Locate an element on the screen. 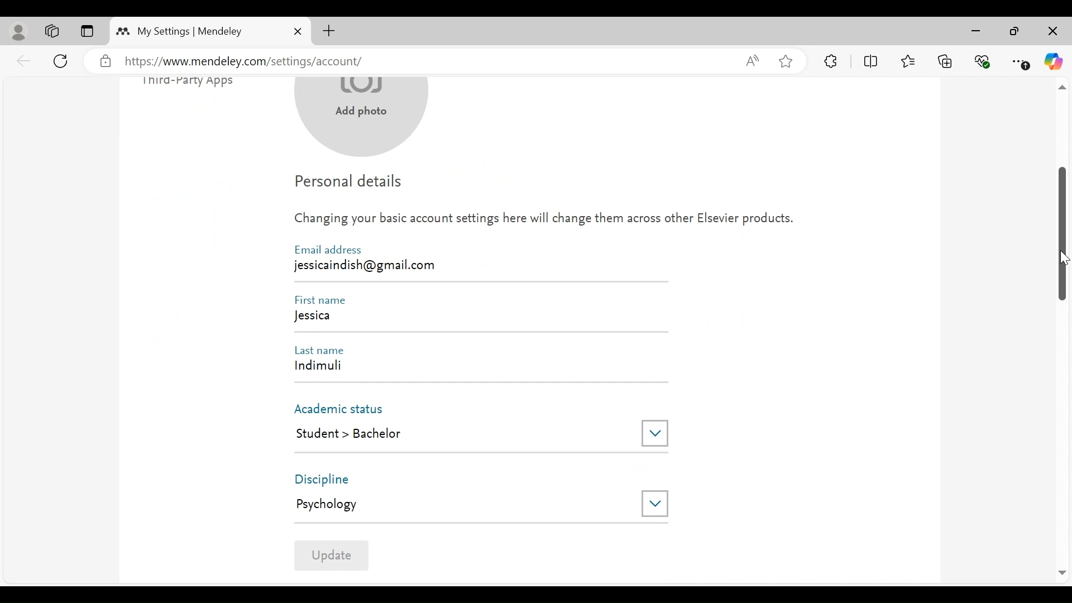  Browser Essentials is located at coordinates (983, 60).